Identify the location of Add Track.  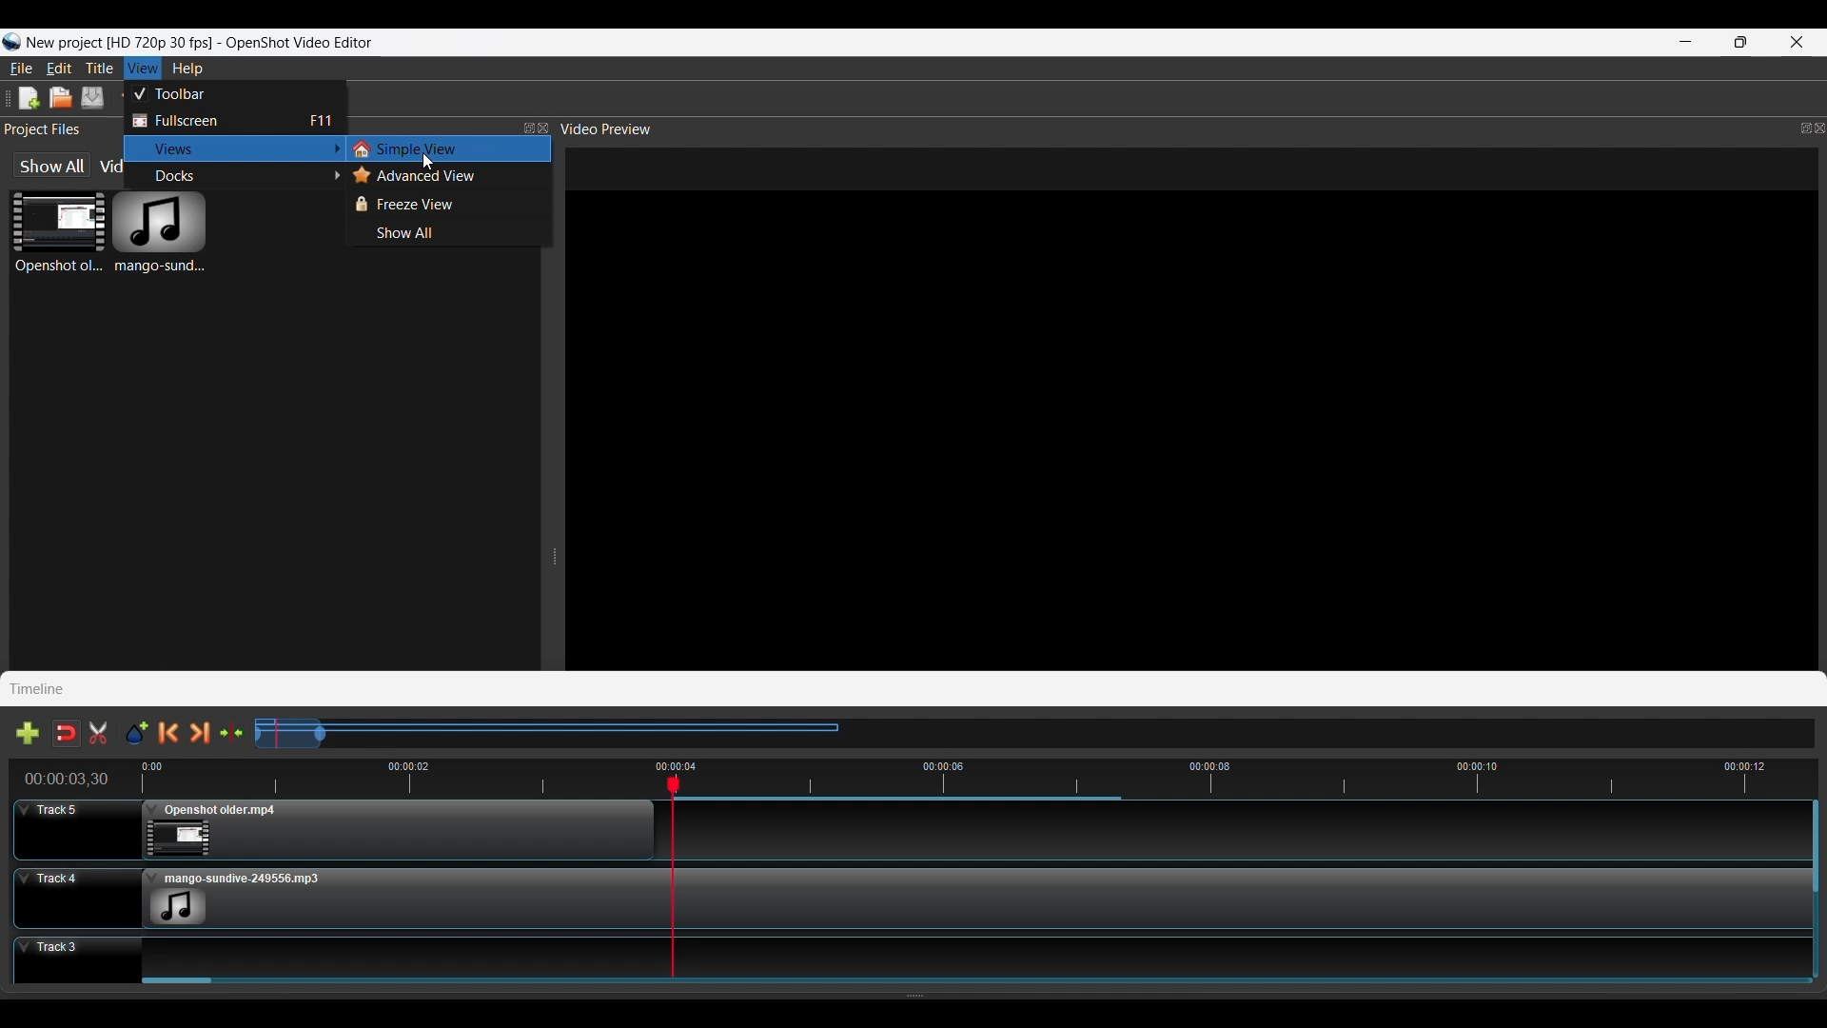
(28, 733).